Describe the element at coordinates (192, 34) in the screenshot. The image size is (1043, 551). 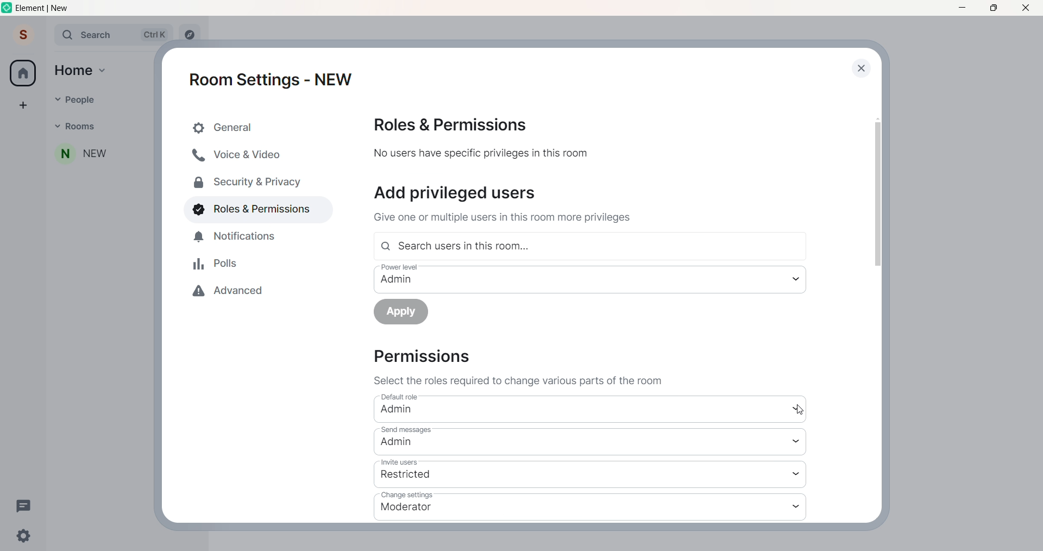
I see `explore` at that location.